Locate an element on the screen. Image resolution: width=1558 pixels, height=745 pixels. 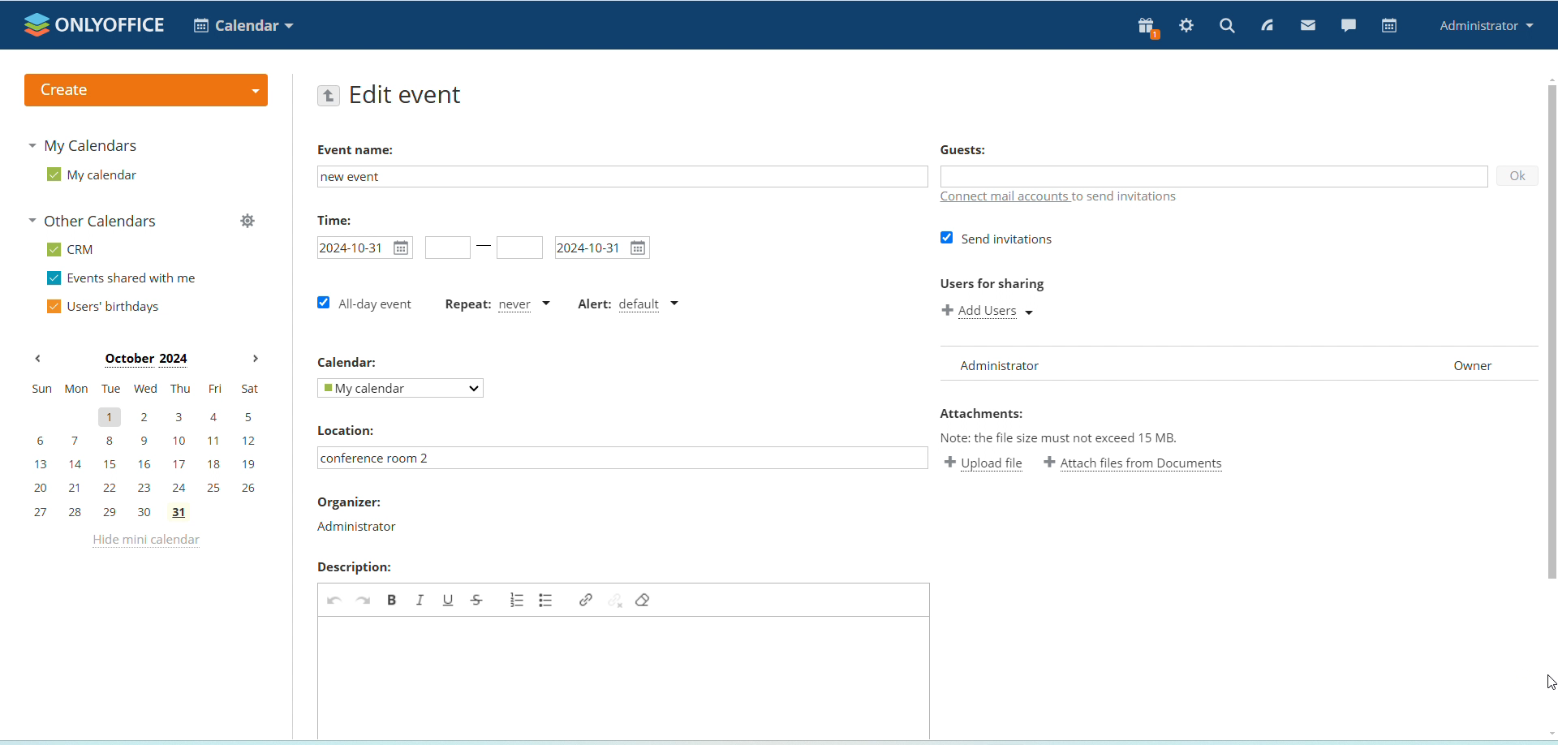
users' birthdays is located at coordinates (102, 308).